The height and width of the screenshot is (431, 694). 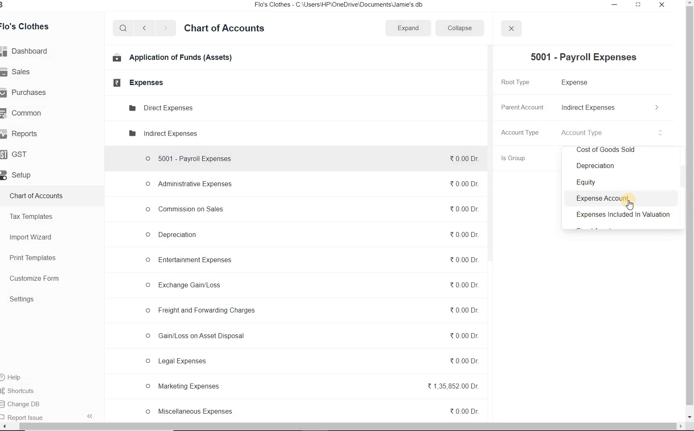 I want to click on Expense, so click(x=576, y=83).